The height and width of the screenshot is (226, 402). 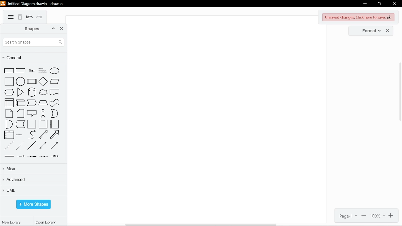 I want to click on hexagon, so click(x=9, y=93).